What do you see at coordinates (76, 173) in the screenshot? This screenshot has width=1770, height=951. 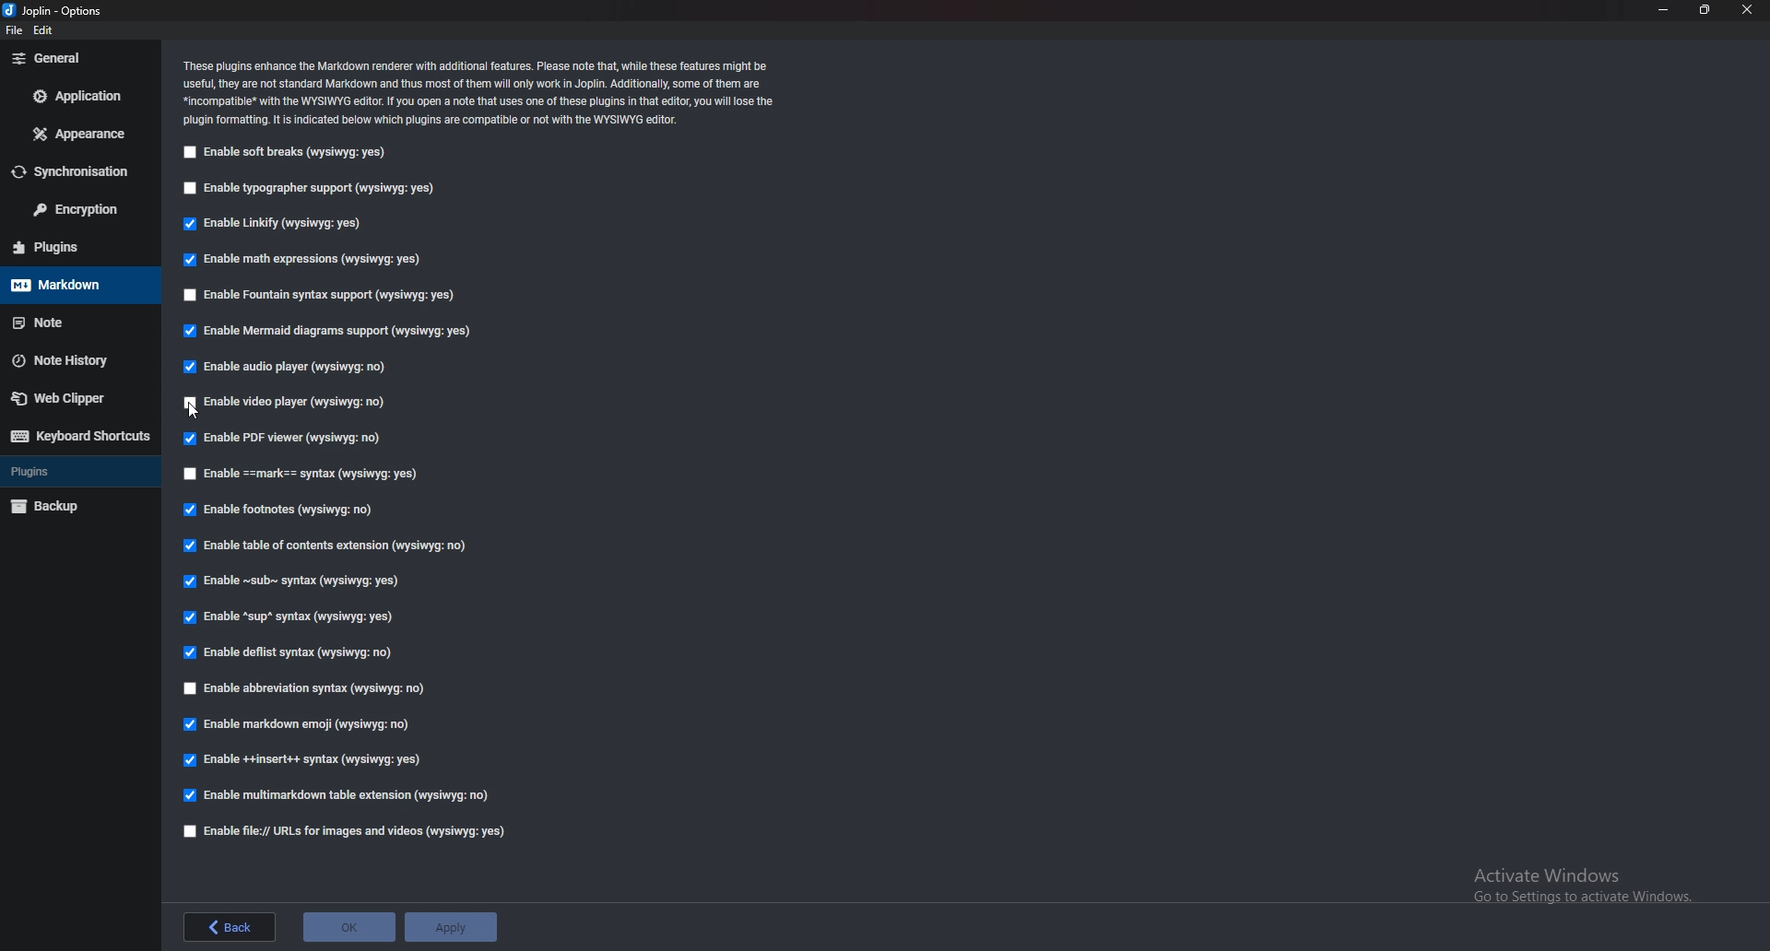 I see `Synchronization` at bounding box center [76, 173].